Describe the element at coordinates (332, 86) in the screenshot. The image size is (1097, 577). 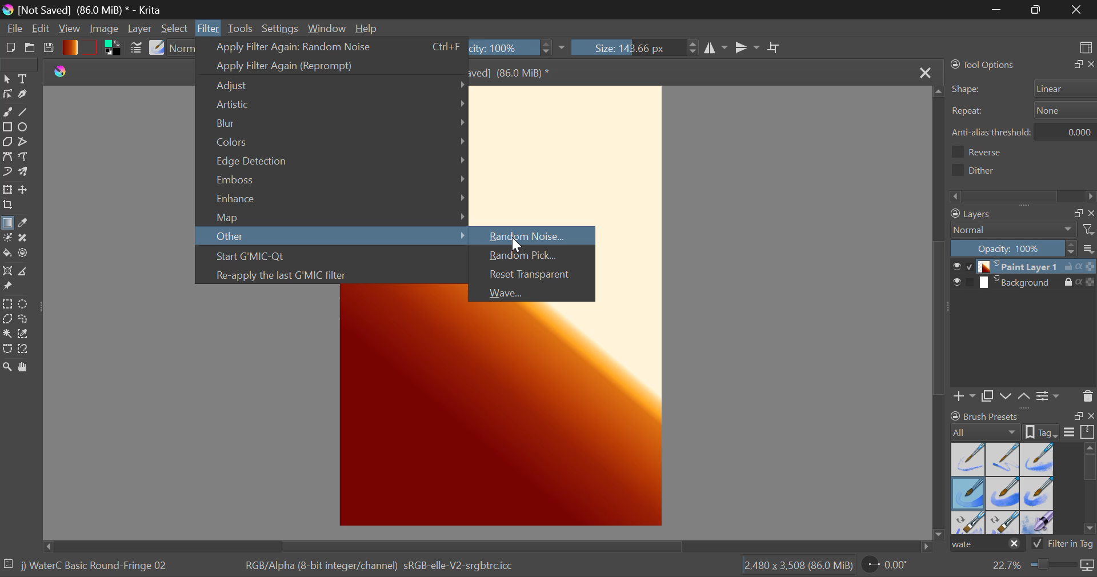
I see `Adjust` at that location.